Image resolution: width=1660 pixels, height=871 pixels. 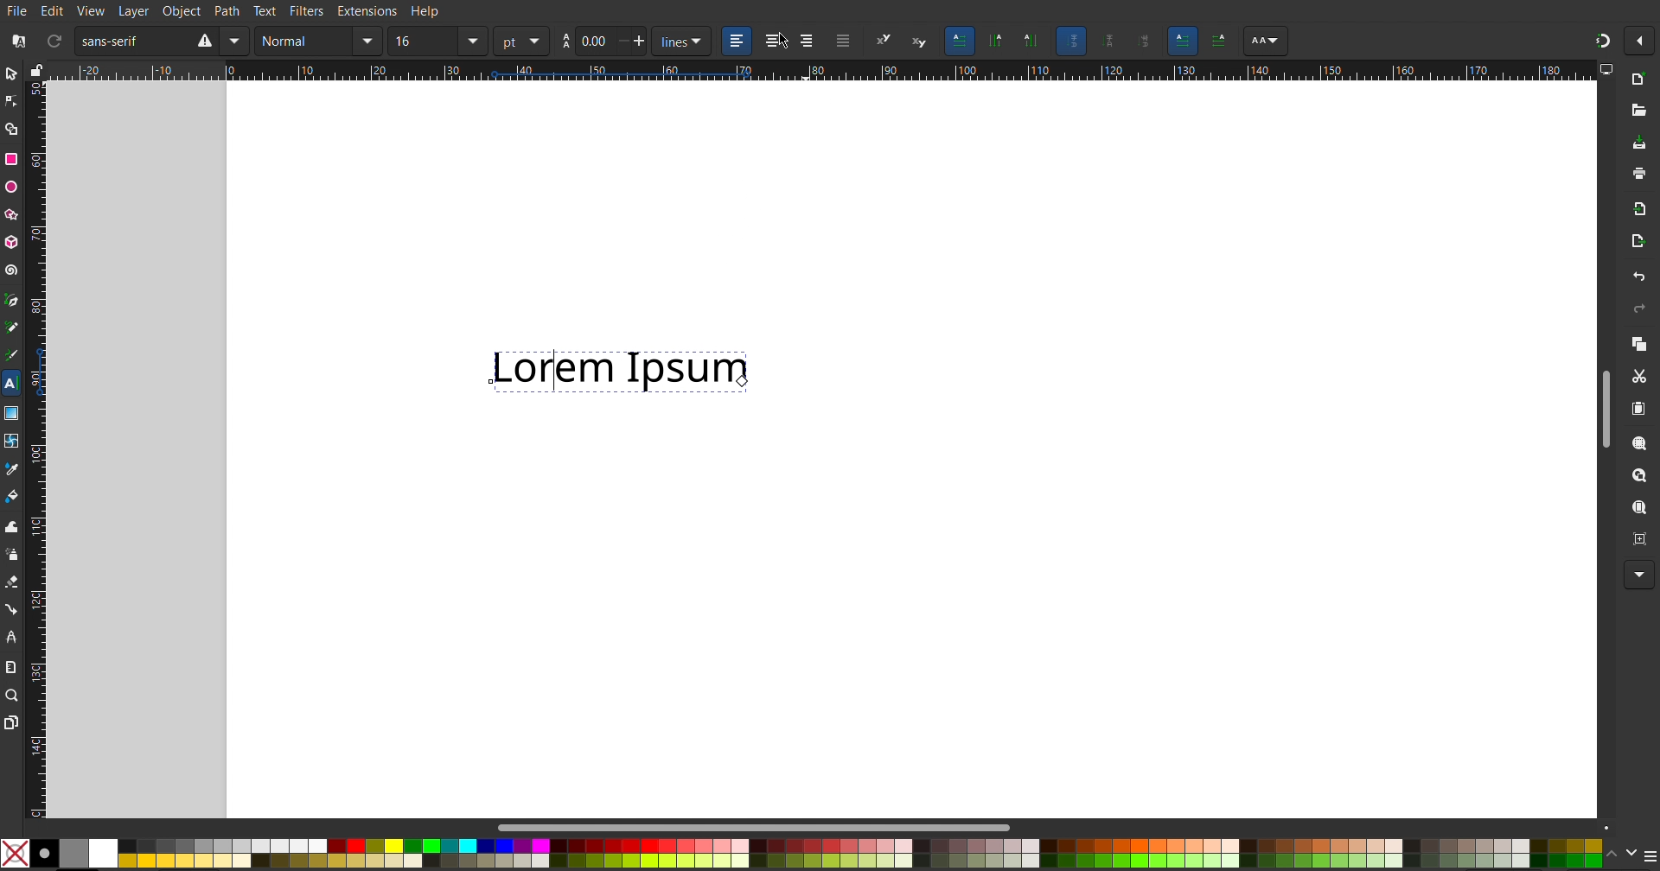 What do you see at coordinates (627, 368) in the screenshot?
I see `Lorem Ipsum` at bounding box center [627, 368].